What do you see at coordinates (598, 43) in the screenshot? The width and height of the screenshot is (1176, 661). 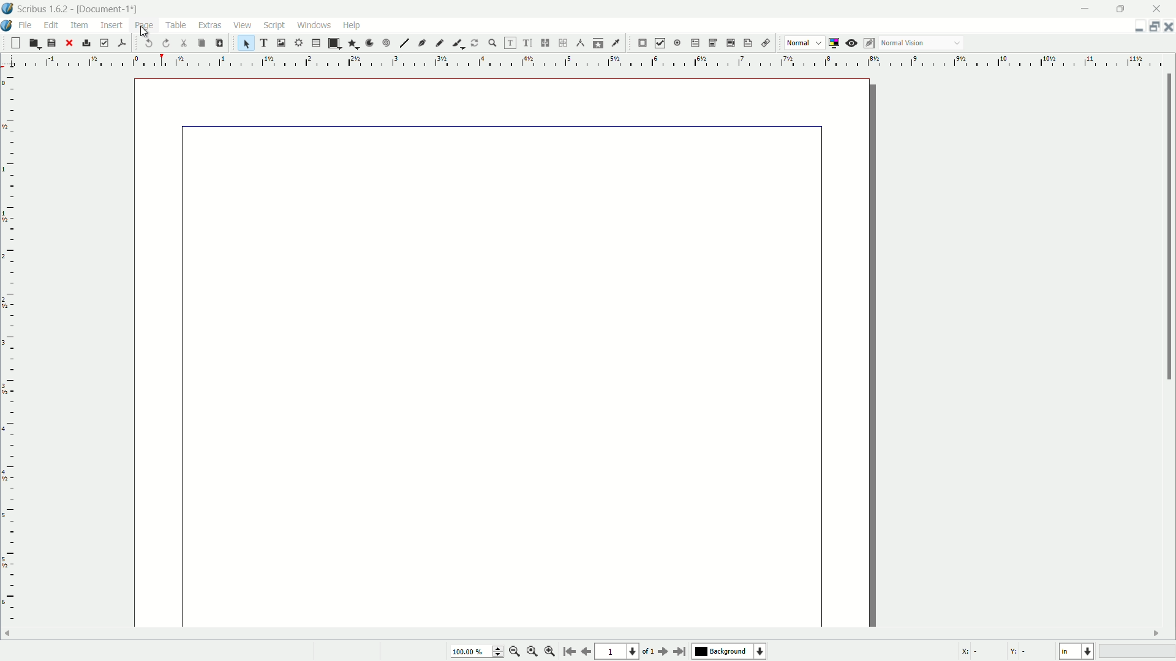 I see `copy item properties` at bounding box center [598, 43].